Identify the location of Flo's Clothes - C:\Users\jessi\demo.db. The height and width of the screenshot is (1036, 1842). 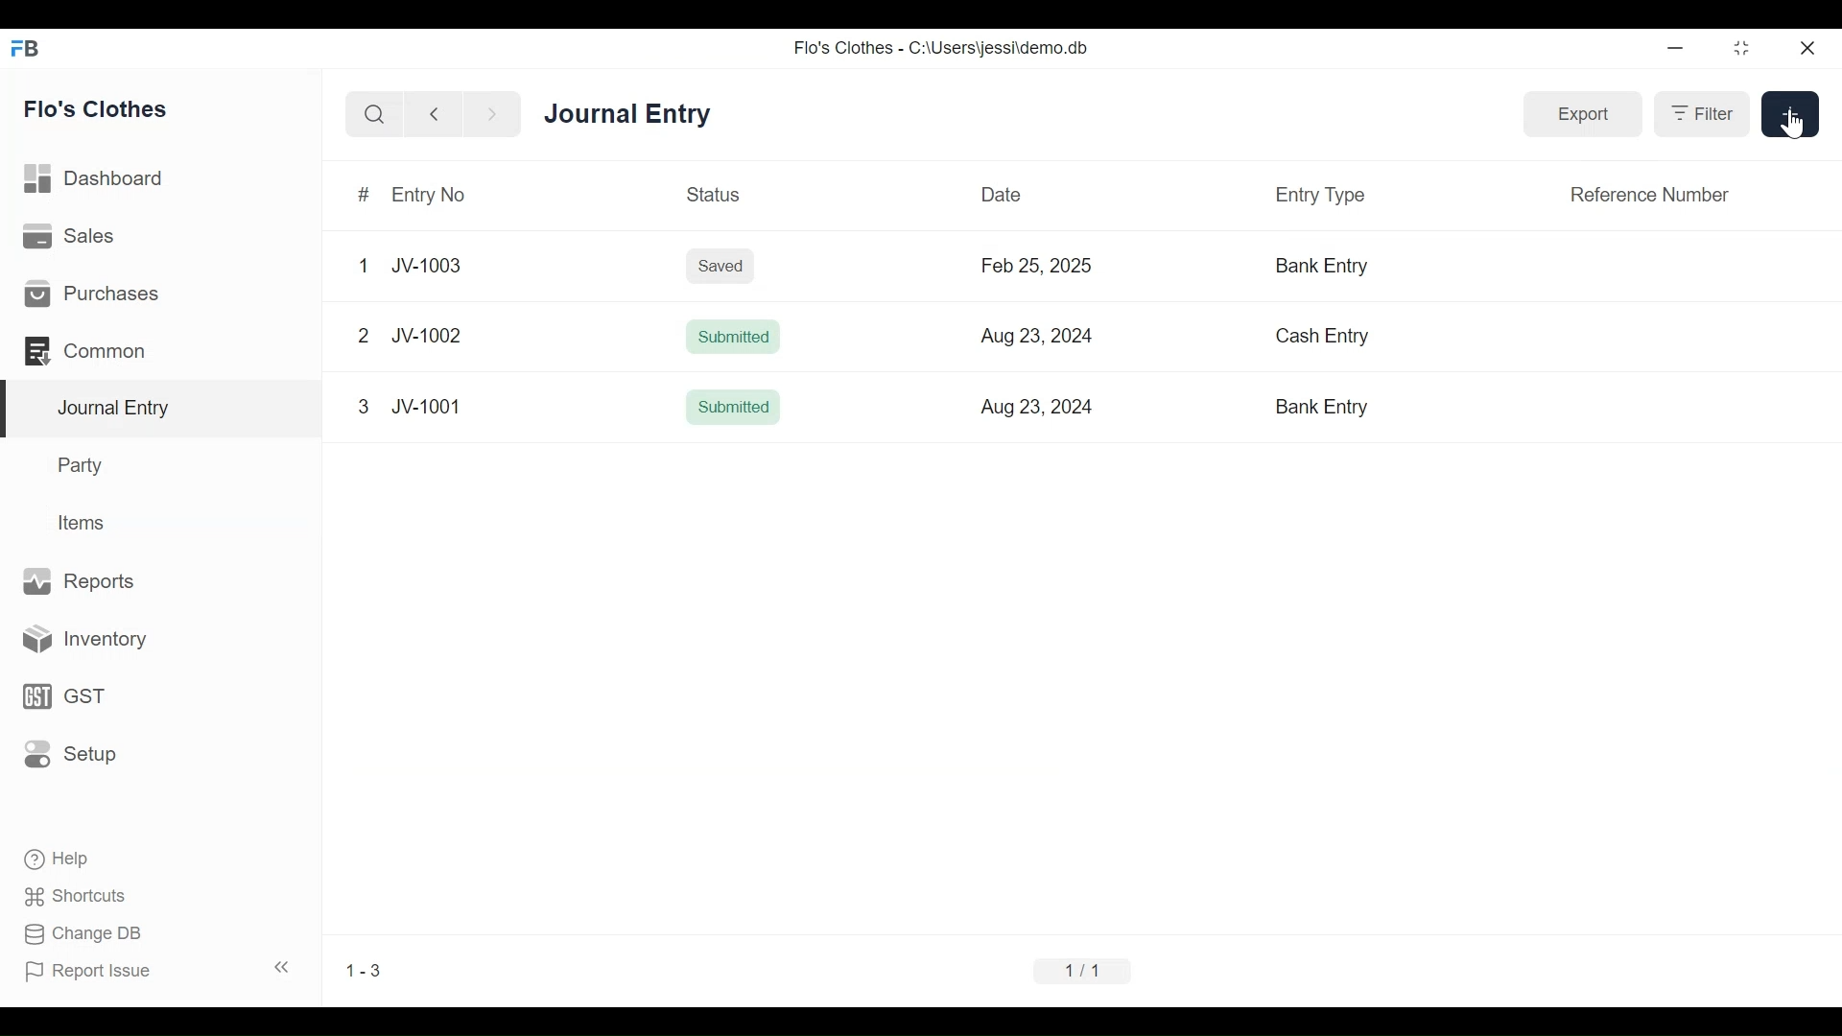
(944, 48).